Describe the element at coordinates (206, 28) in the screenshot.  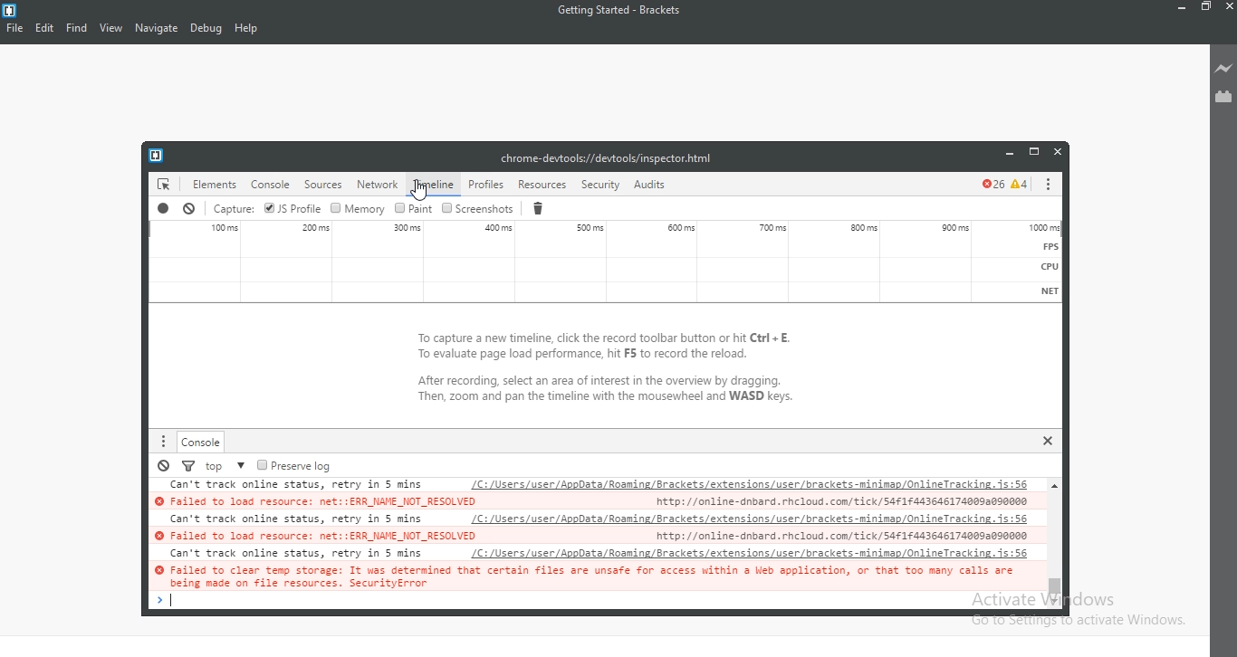
I see `Debug` at that location.